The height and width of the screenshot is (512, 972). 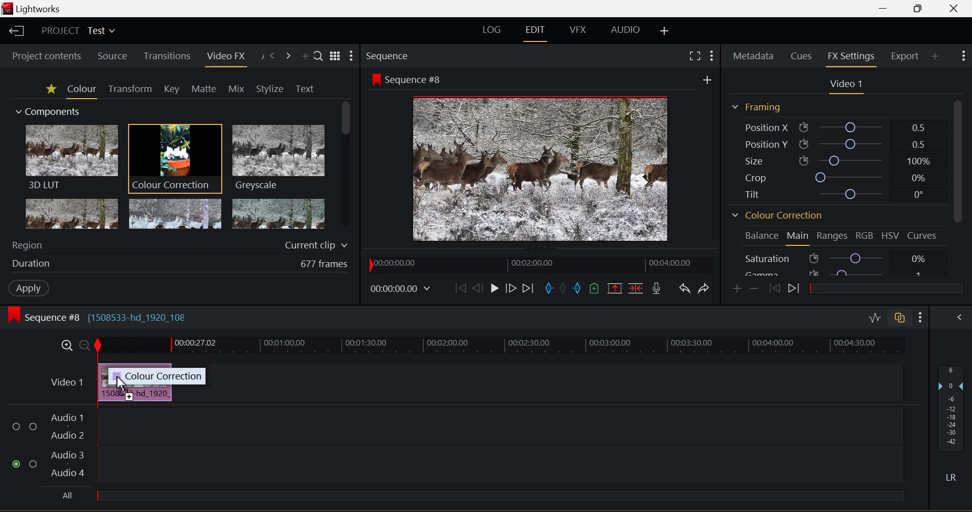 What do you see at coordinates (66, 347) in the screenshot?
I see `Timeline Zoom In` at bounding box center [66, 347].